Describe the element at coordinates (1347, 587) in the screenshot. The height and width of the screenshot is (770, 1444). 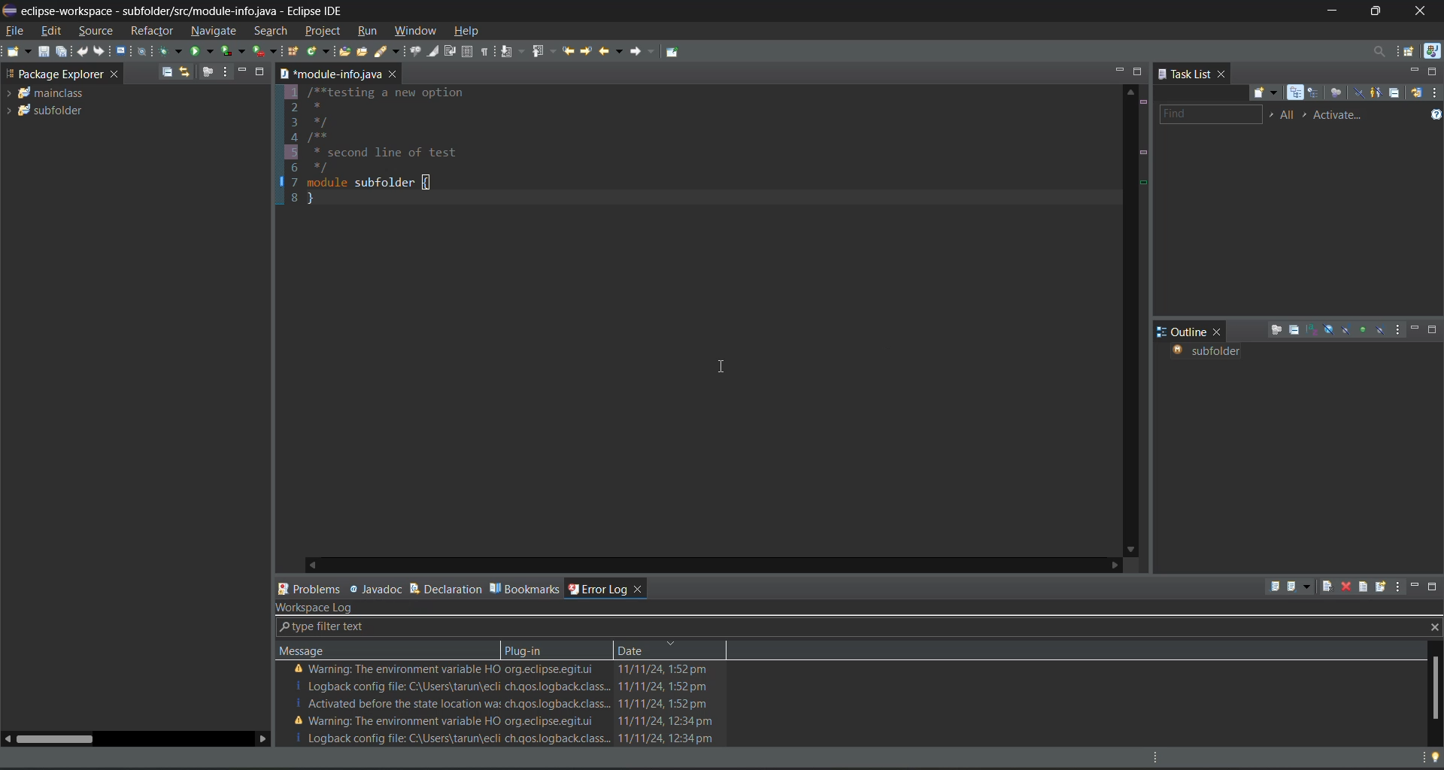
I see `delete log` at that location.